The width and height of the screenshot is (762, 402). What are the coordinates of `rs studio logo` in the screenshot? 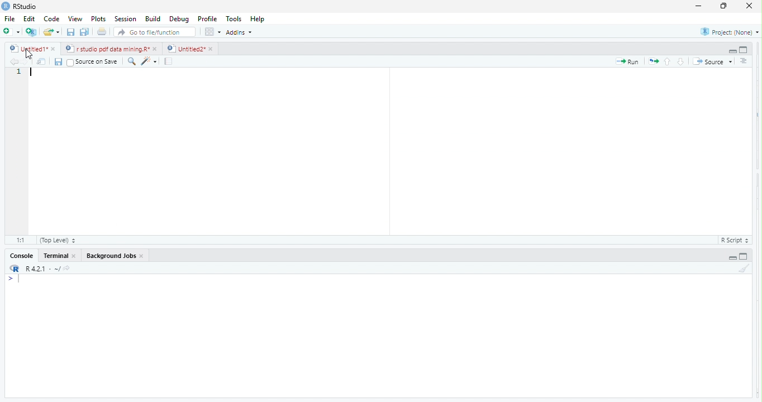 It's located at (6, 6).